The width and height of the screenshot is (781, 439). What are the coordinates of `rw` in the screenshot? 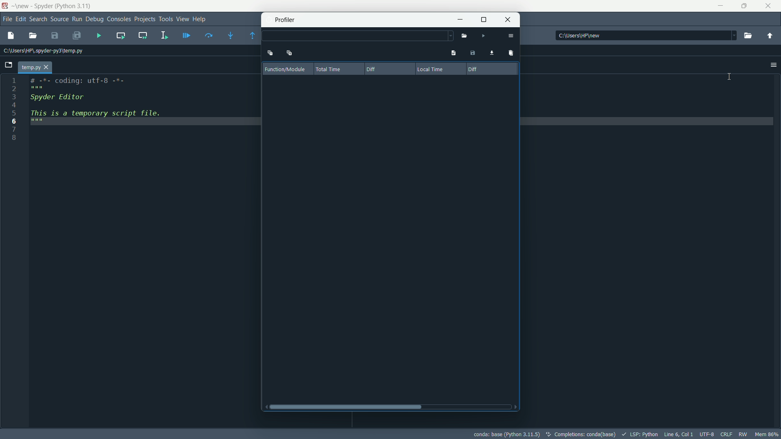 It's located at (743, 435).